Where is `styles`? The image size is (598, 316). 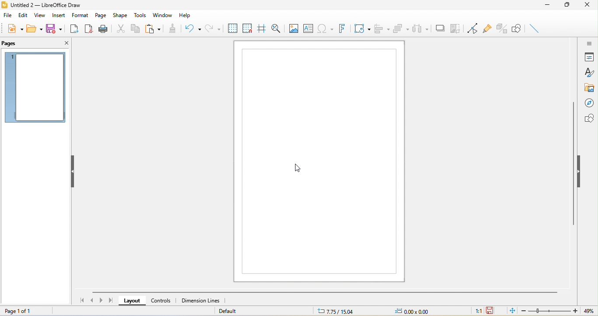
styles is located at coordinates (590, 73).